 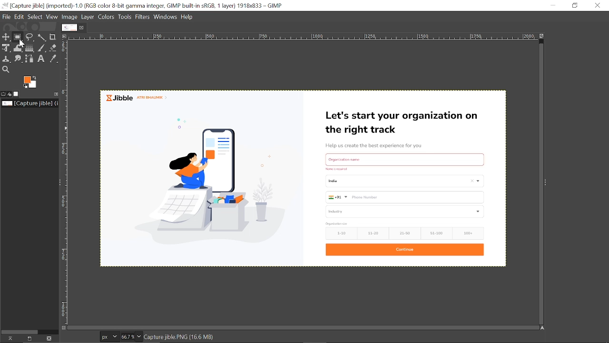 What do you see at coordinates (63, 327) in the screenshot?
I see `Toggle quick mask on/off` at bounding box center [63, 327].